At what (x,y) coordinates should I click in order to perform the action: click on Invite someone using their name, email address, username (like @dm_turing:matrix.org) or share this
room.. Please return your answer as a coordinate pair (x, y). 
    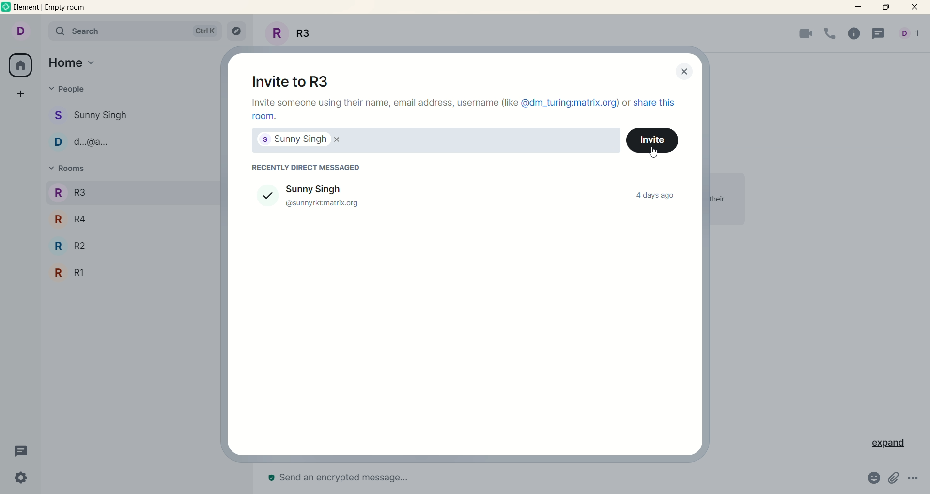
    Looking at the image, I should click on (463, 110).